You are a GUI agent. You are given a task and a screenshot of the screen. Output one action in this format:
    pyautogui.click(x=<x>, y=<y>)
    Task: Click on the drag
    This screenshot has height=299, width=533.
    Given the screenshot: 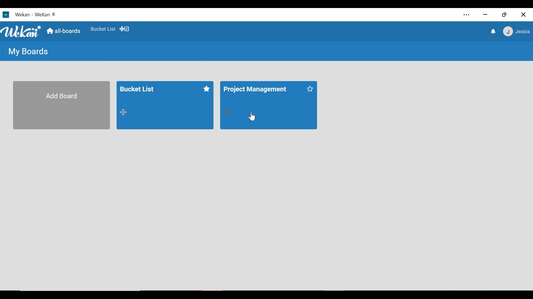 What is the action you would take?
    pyautogui.click(x=226, y=111)
    